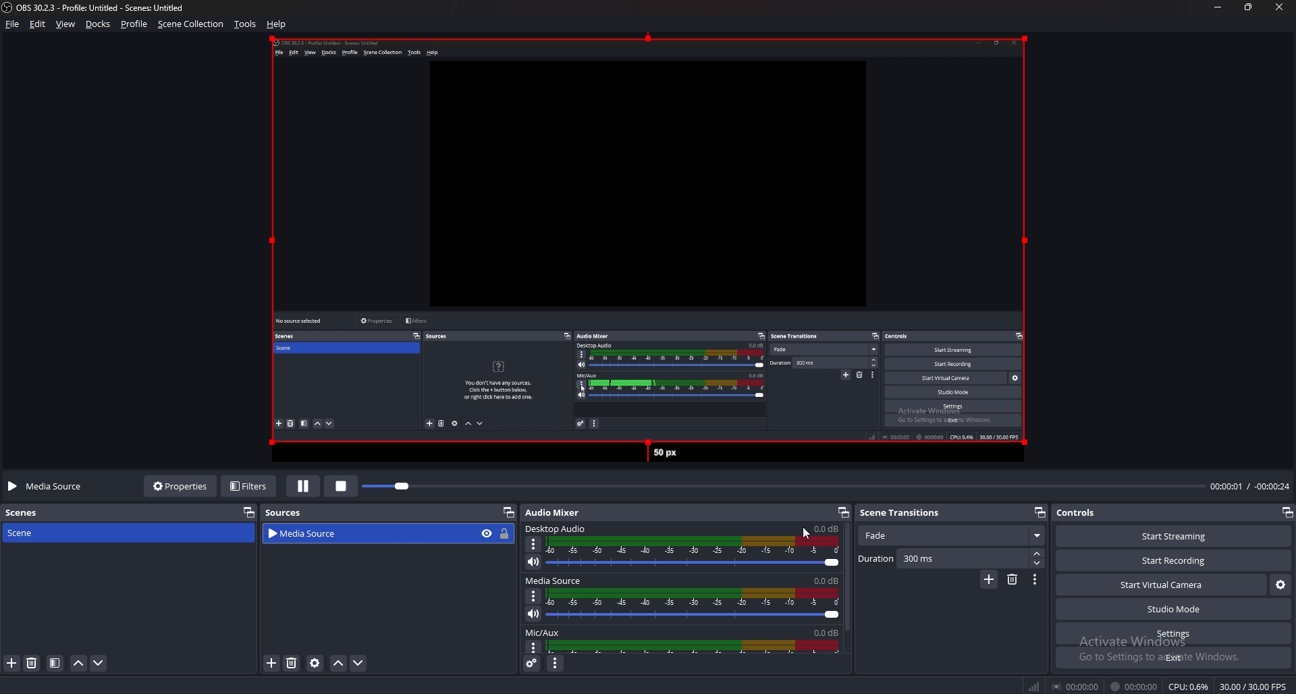  I want to click on Move sources up, so click(339, 664).